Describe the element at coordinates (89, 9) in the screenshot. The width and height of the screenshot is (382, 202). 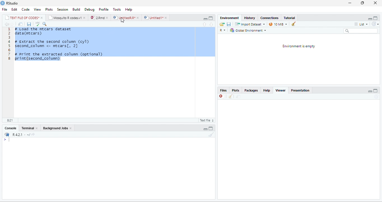
I see `Debug` at that location.